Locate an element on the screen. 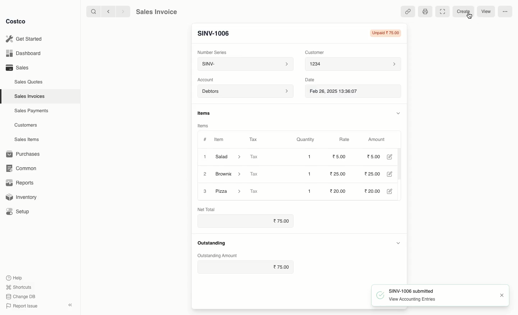  Sales Items is located at coordinates (28, 140).